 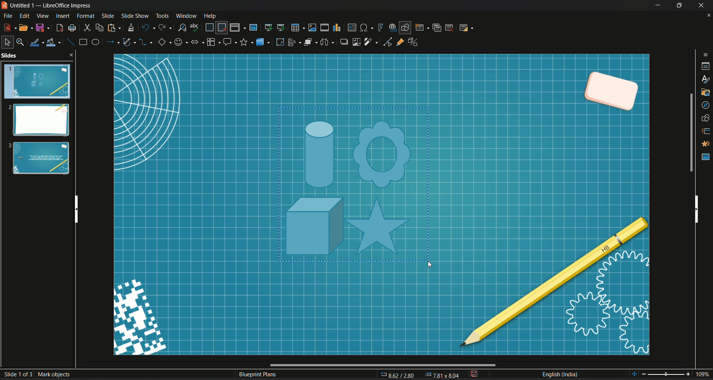 I want to click on flowchart, so click(x=213, y=42).